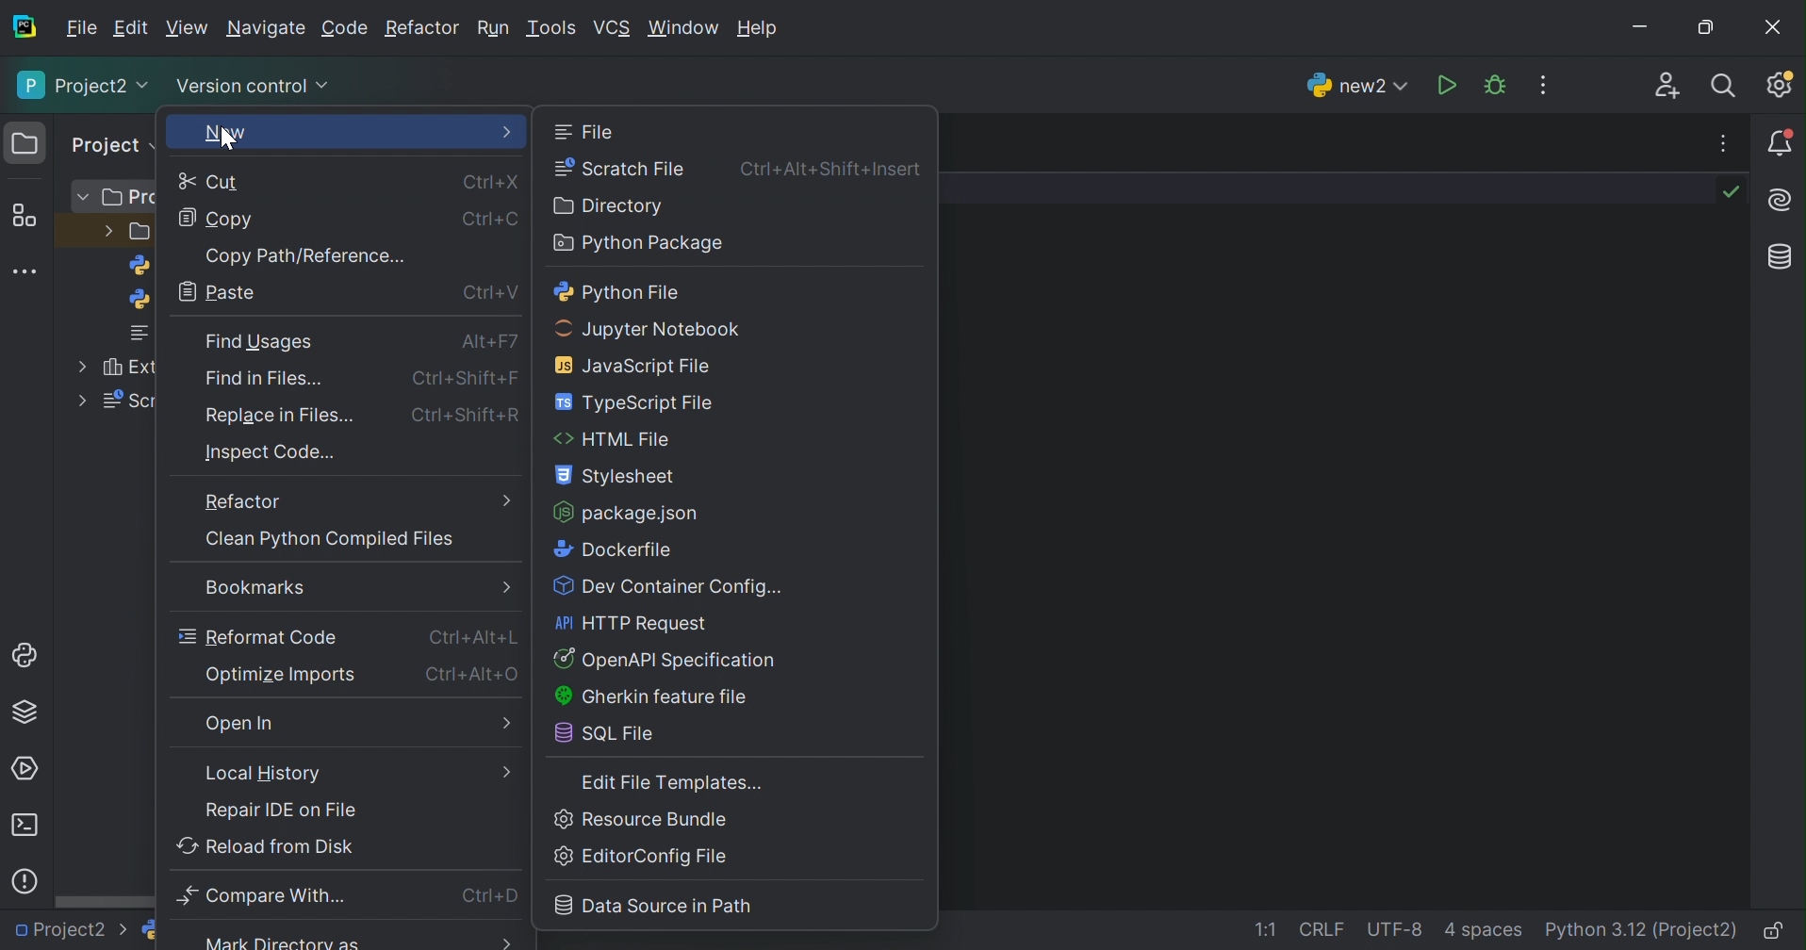 This screenshot has width=1806, height=950. Describe the element at coordinates (281, 416) in the screenshot. I see `Replace in files` at that location.